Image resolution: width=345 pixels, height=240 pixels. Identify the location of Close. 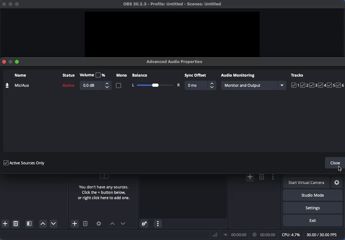
(335, 162).